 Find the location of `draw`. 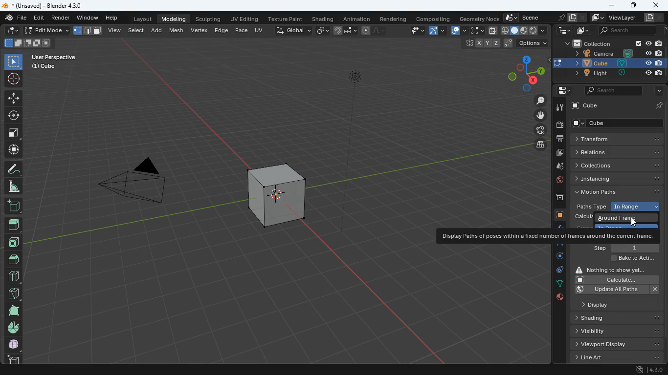

draw is located at coordinates (372, 30).